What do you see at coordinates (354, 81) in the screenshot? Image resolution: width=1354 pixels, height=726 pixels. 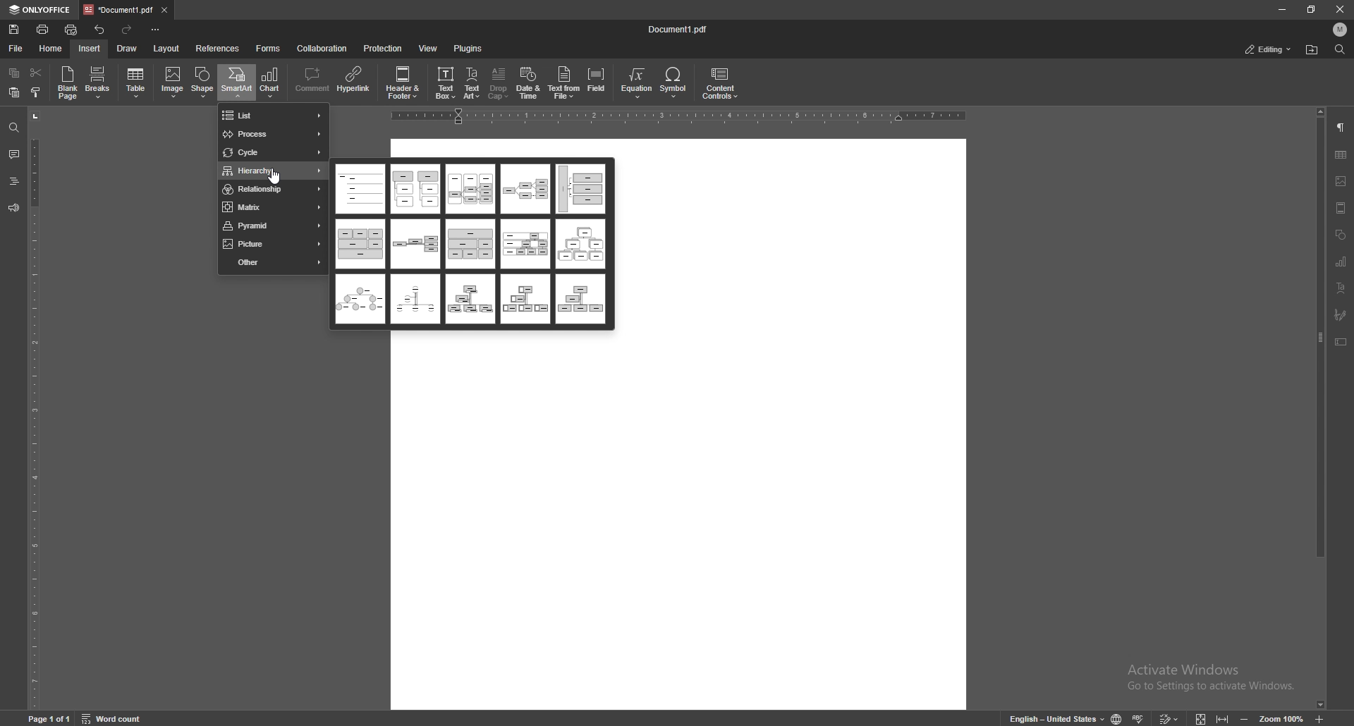 I see `hyperlink` at bounding box center [354, 81].